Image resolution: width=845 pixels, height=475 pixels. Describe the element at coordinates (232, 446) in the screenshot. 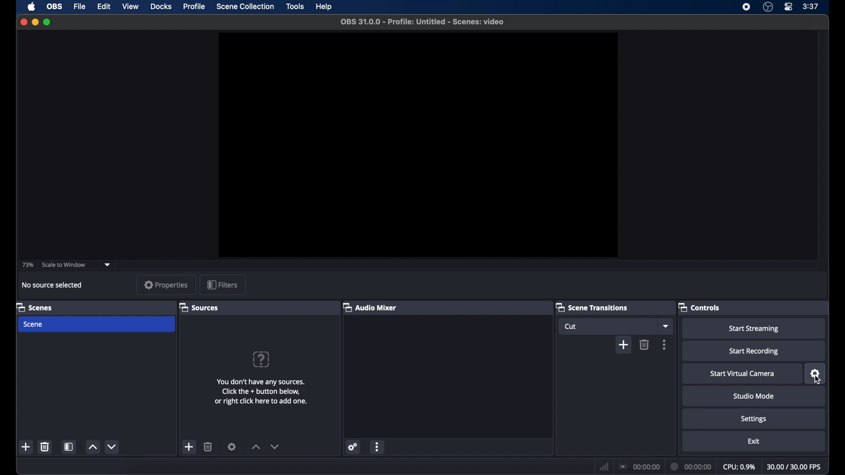

I see `settings` at that location.